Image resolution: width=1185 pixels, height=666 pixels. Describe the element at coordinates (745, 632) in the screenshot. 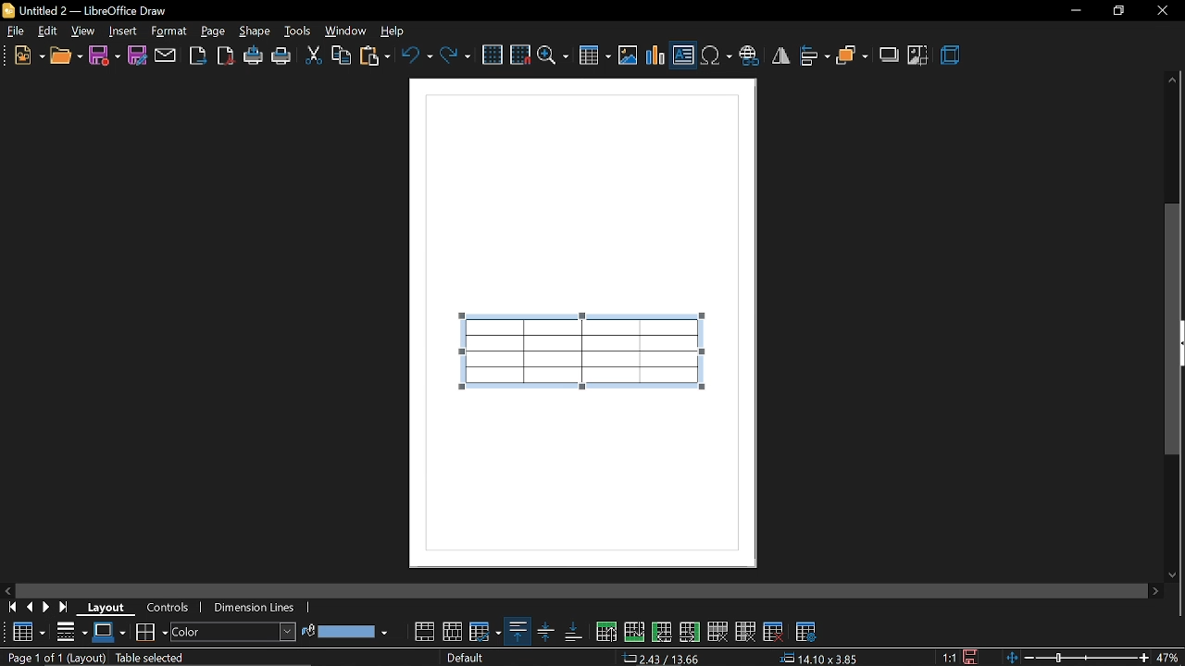

I see `delete column` at that location.